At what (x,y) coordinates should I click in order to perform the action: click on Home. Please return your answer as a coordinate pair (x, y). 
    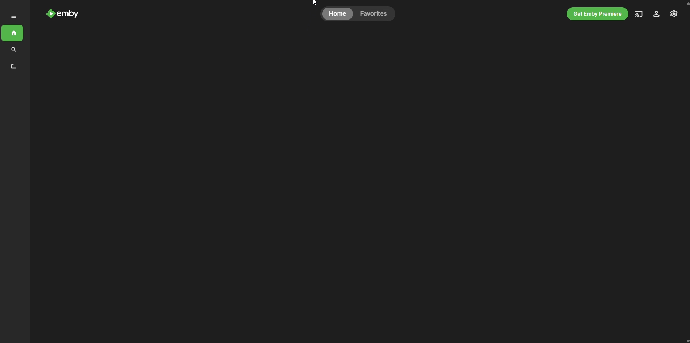
    Looking at the image, I should click on (14, 35).